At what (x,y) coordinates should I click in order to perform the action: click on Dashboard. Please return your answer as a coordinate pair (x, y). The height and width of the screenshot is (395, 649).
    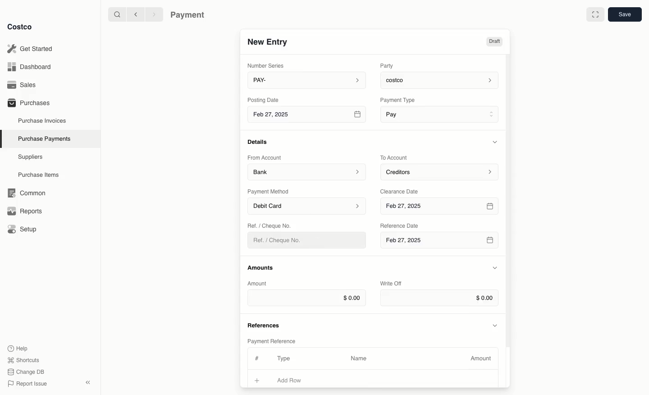
    Looking at the image, I should click on (32, 66).